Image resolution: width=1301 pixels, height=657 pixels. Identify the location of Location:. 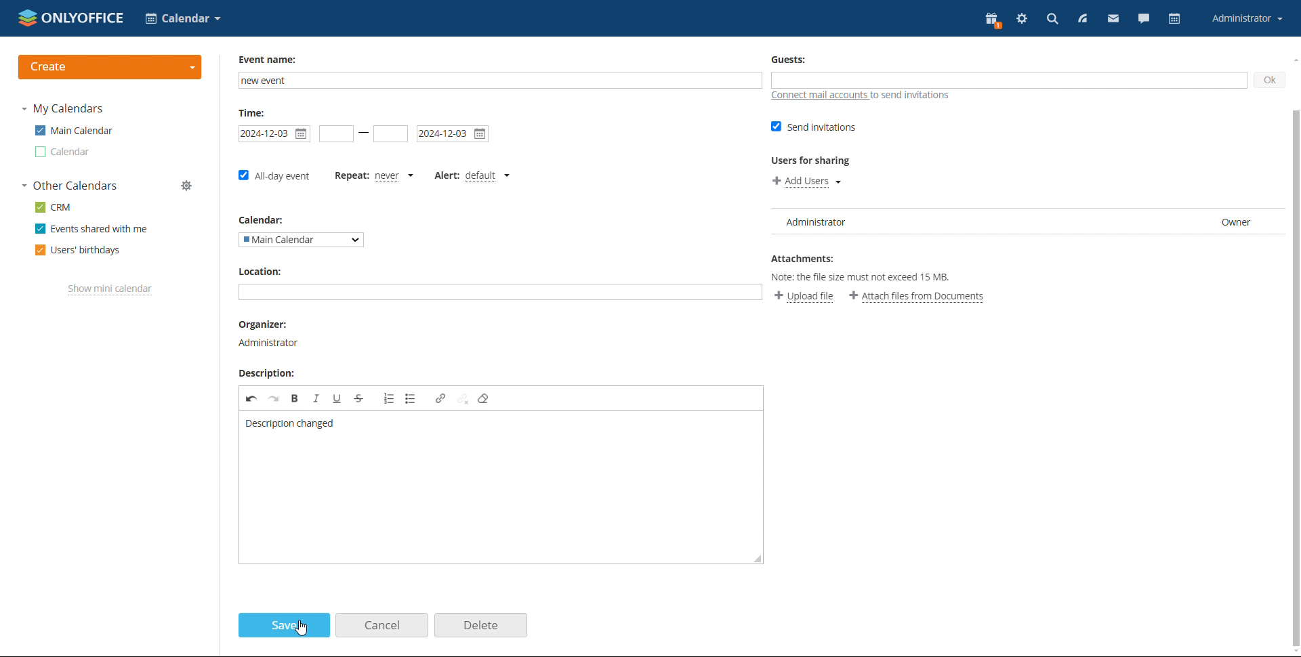
(262, 272).